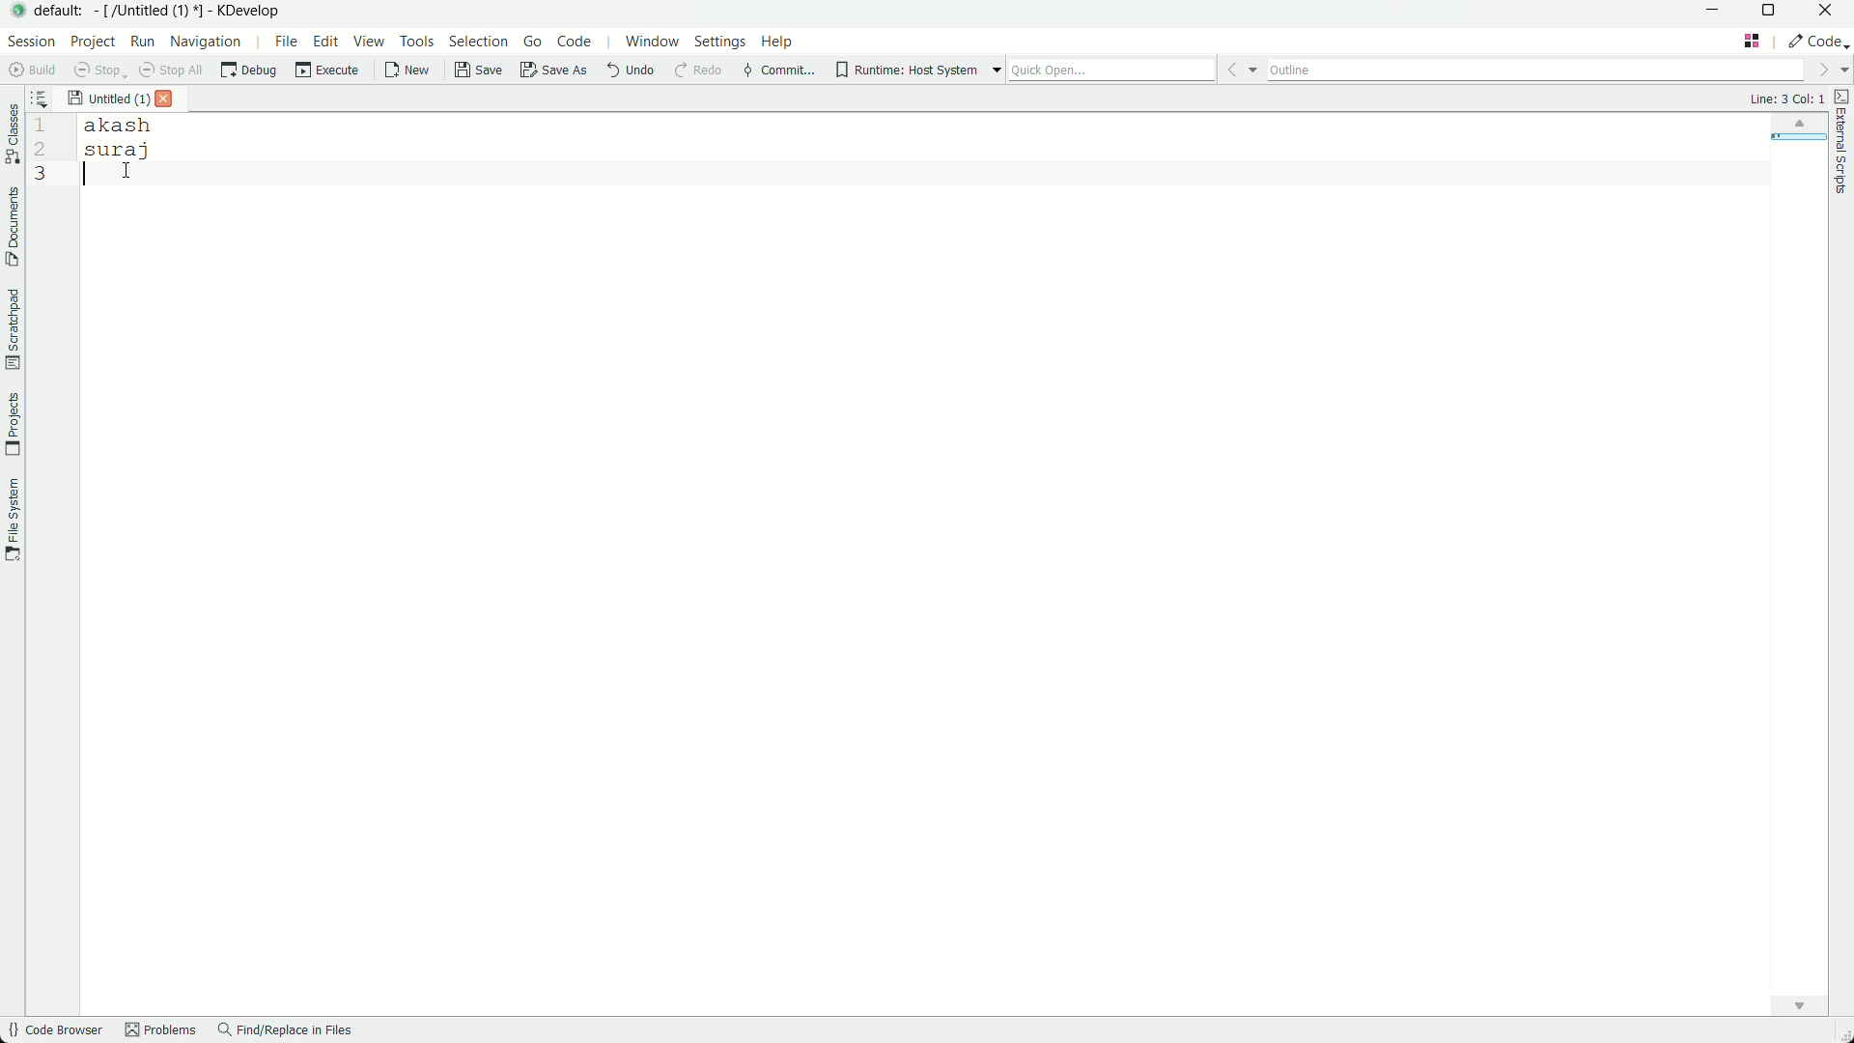 The image size is (1854, 1043). Describe the element at coordinates (780, 41) in the screenshot. I see `help menu` at that location.